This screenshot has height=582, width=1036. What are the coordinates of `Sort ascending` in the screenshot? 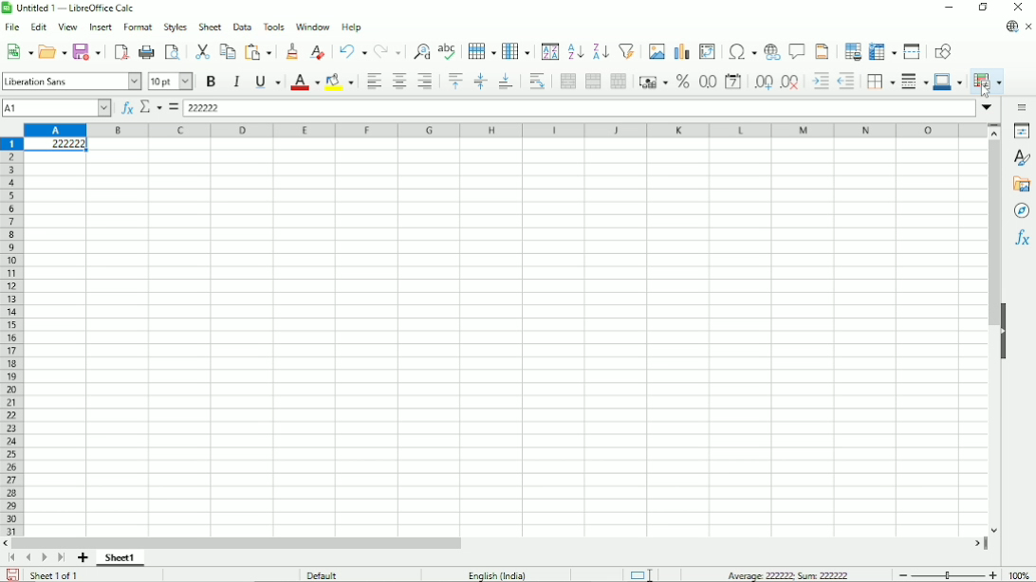 It's located at (575, 51).